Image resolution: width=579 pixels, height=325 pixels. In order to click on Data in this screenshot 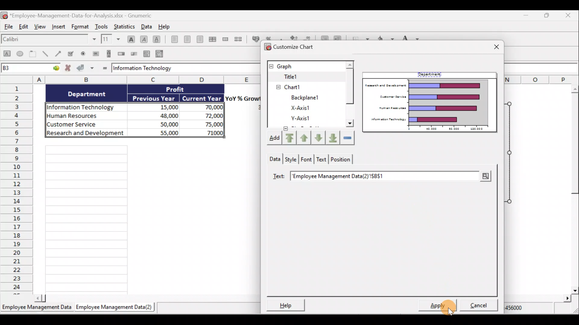, I will do `click(146, 26)`.